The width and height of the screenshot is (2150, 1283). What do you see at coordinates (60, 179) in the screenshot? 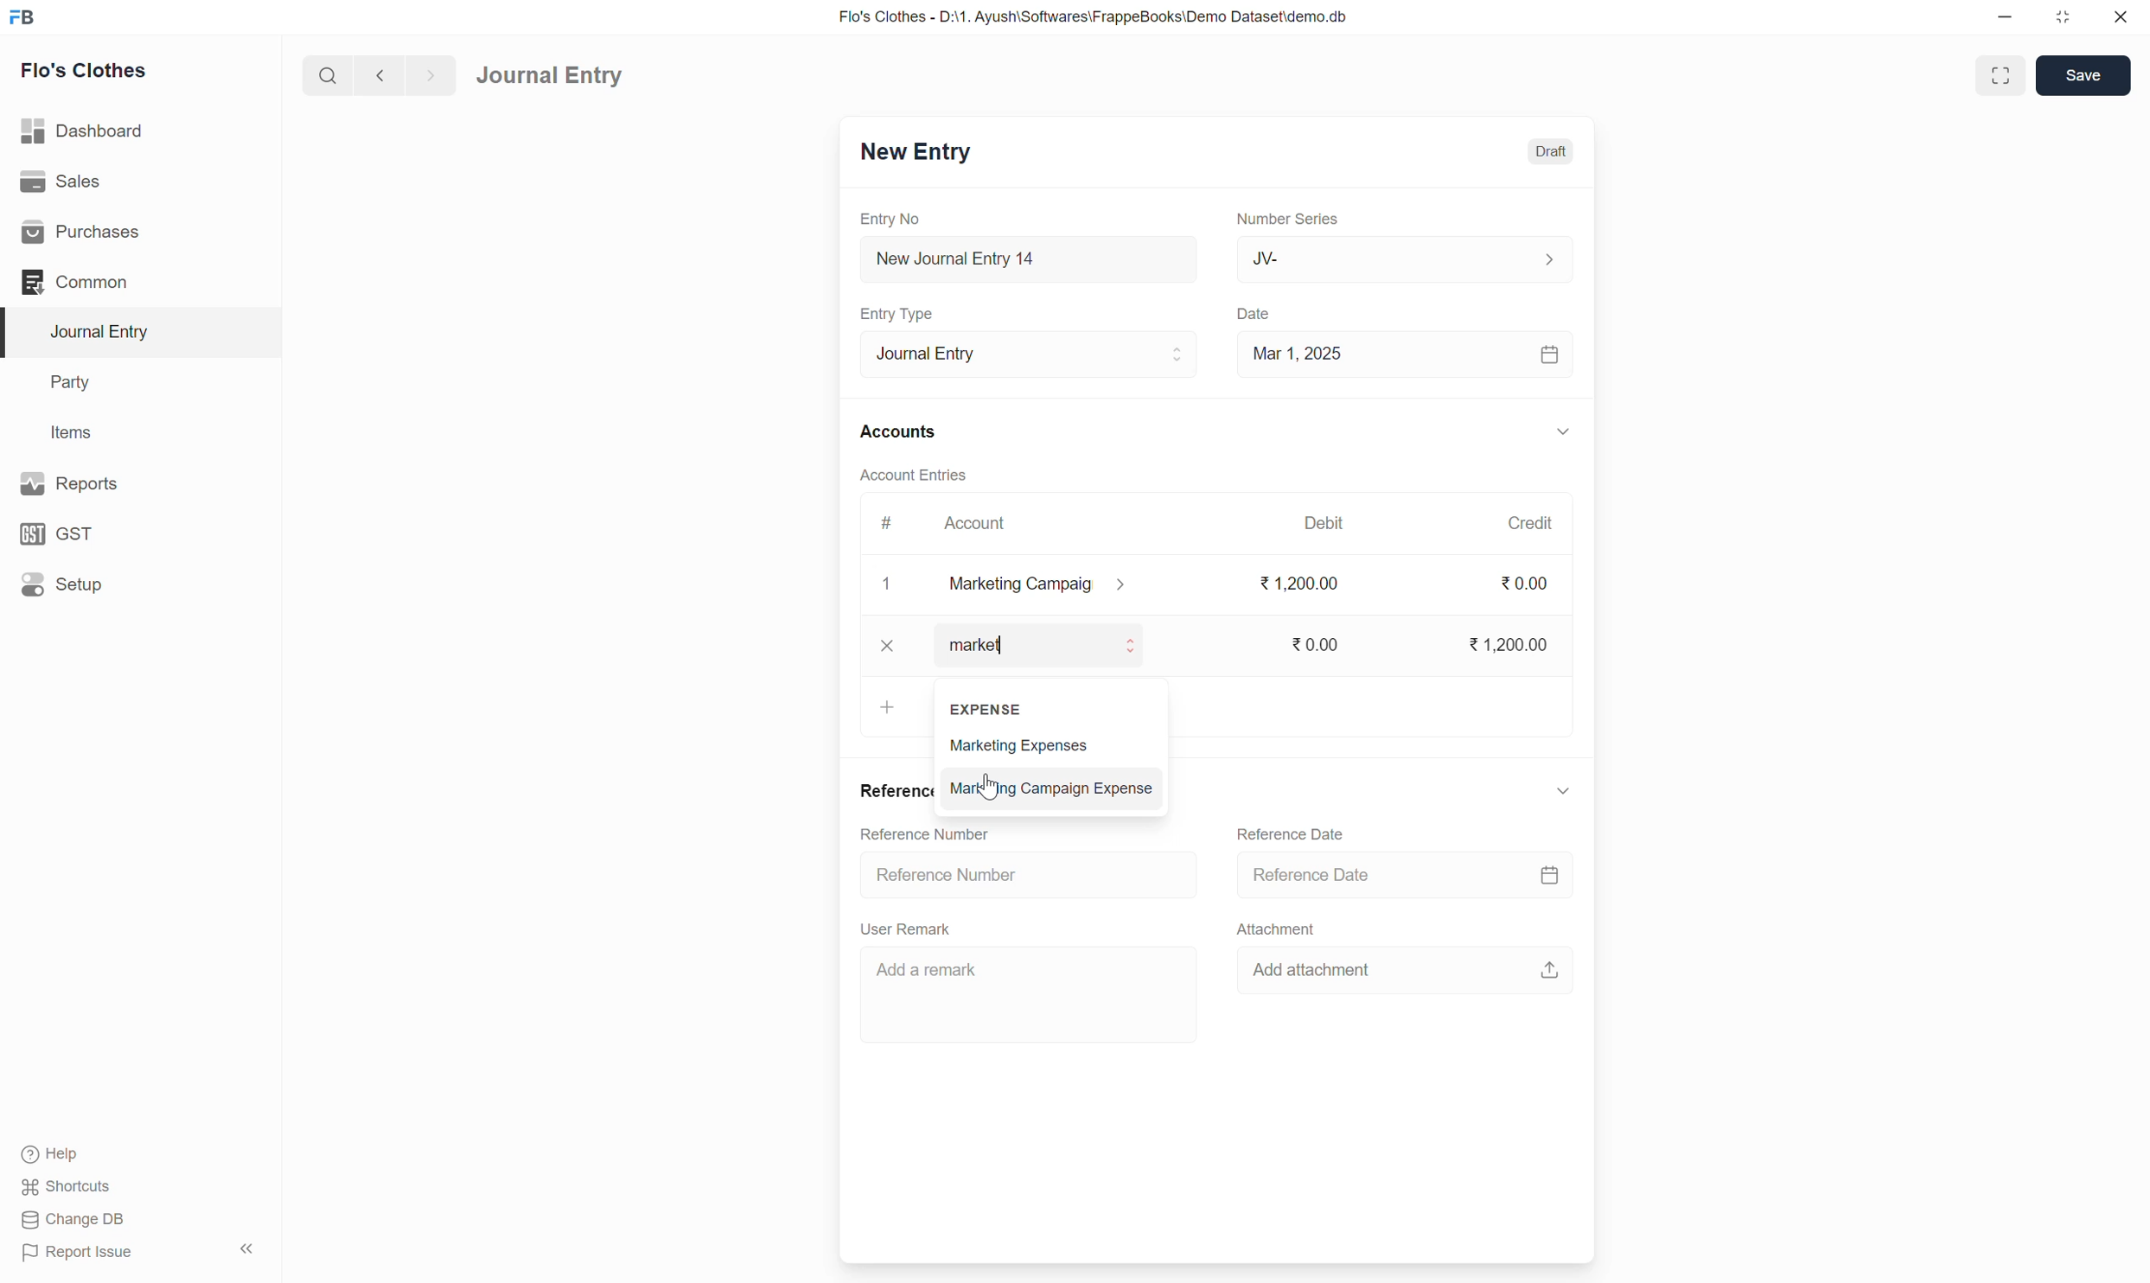
I see `Sales` at bounding box center [60, 179].